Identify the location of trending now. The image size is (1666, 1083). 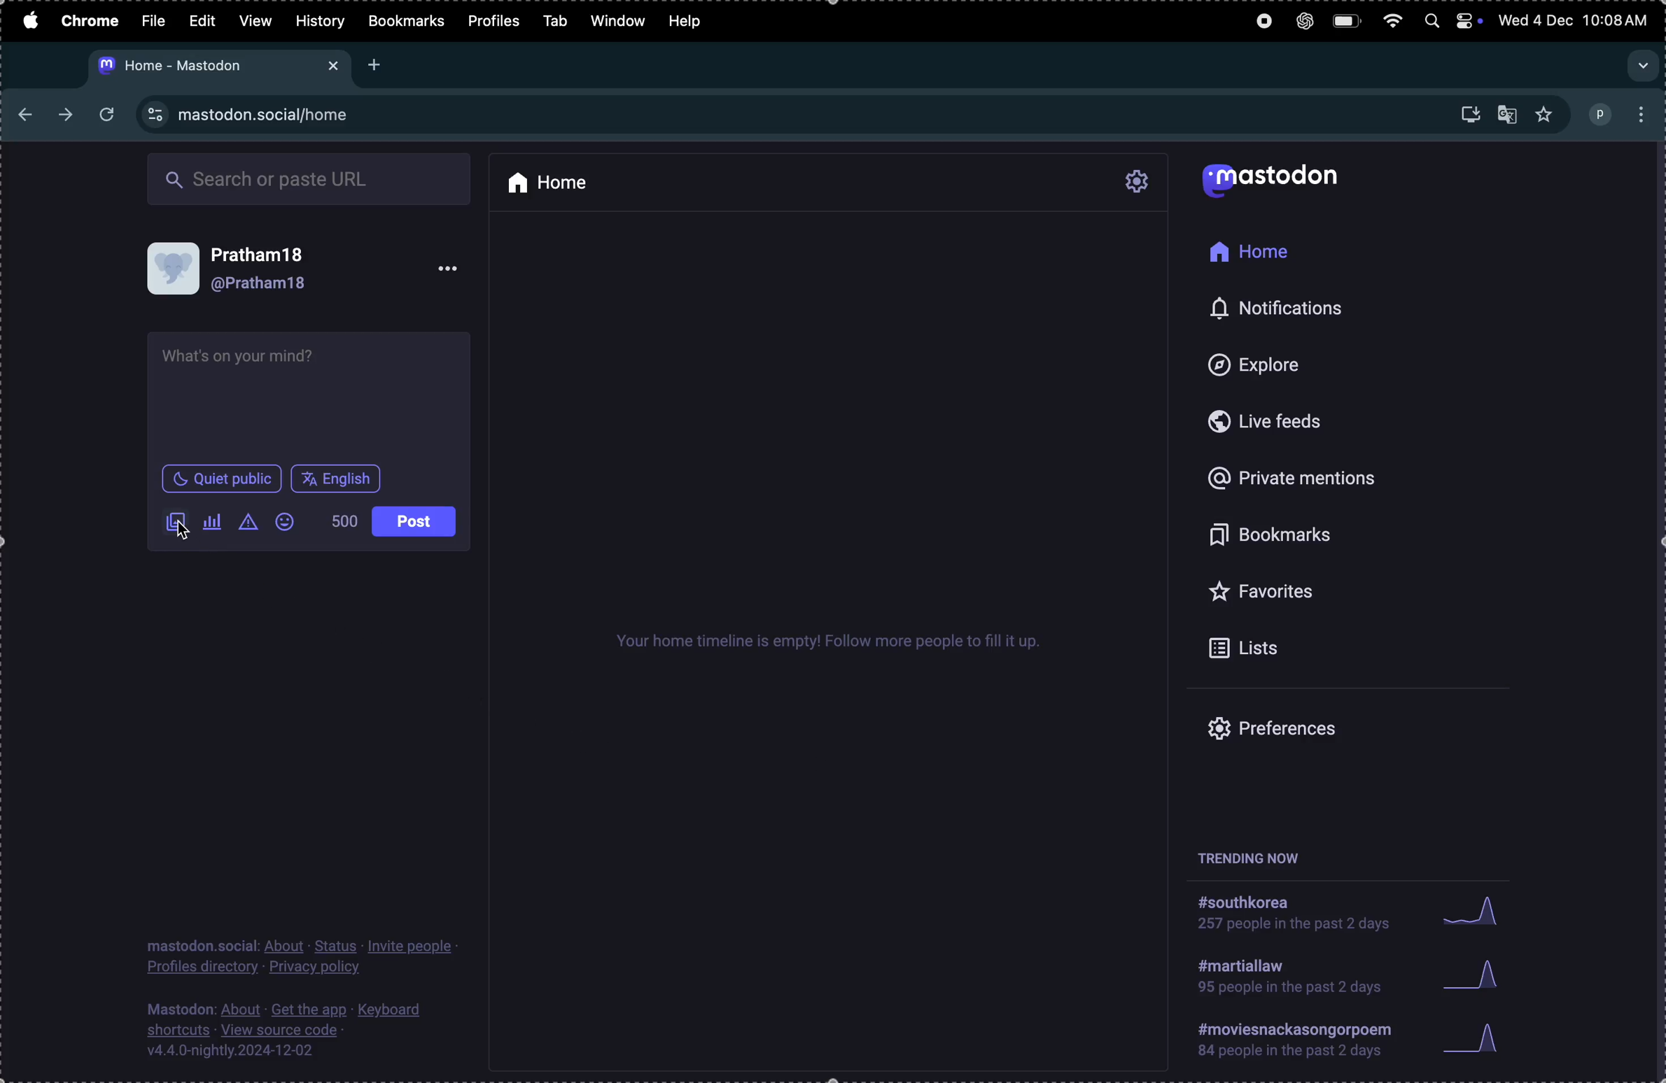
(1247, 858).